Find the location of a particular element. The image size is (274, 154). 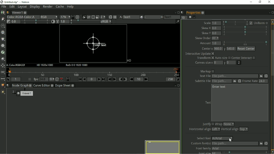

1.0 is located at coordinates (217, 23).